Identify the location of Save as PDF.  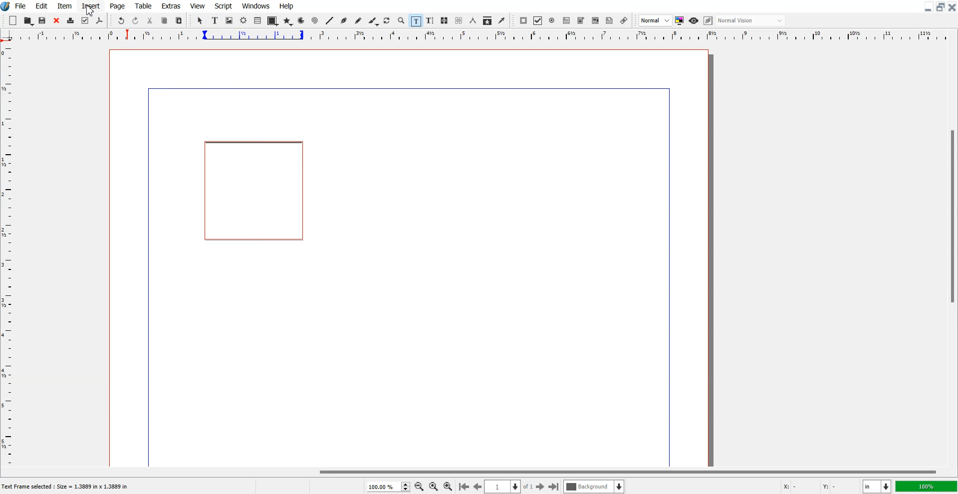
(99, 21).